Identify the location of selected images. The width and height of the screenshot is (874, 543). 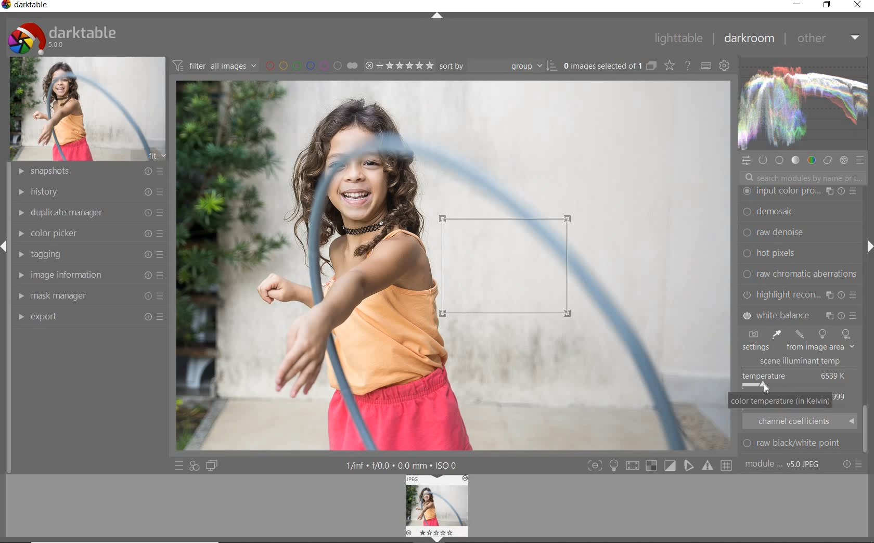
(601, 66).